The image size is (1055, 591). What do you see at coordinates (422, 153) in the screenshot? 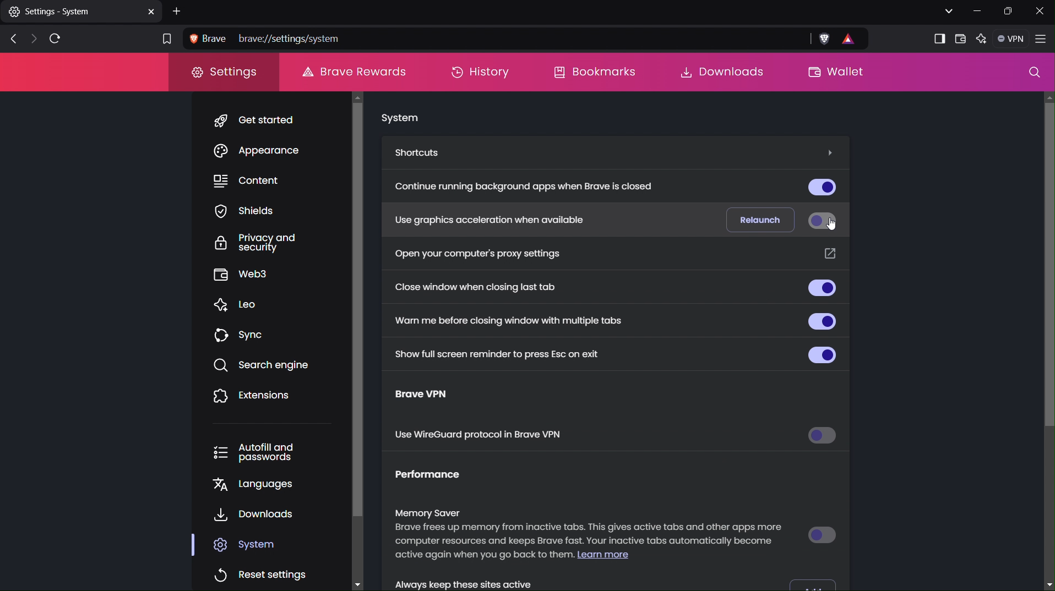
I see `Shortcuts` at bounding box center [422, 153].